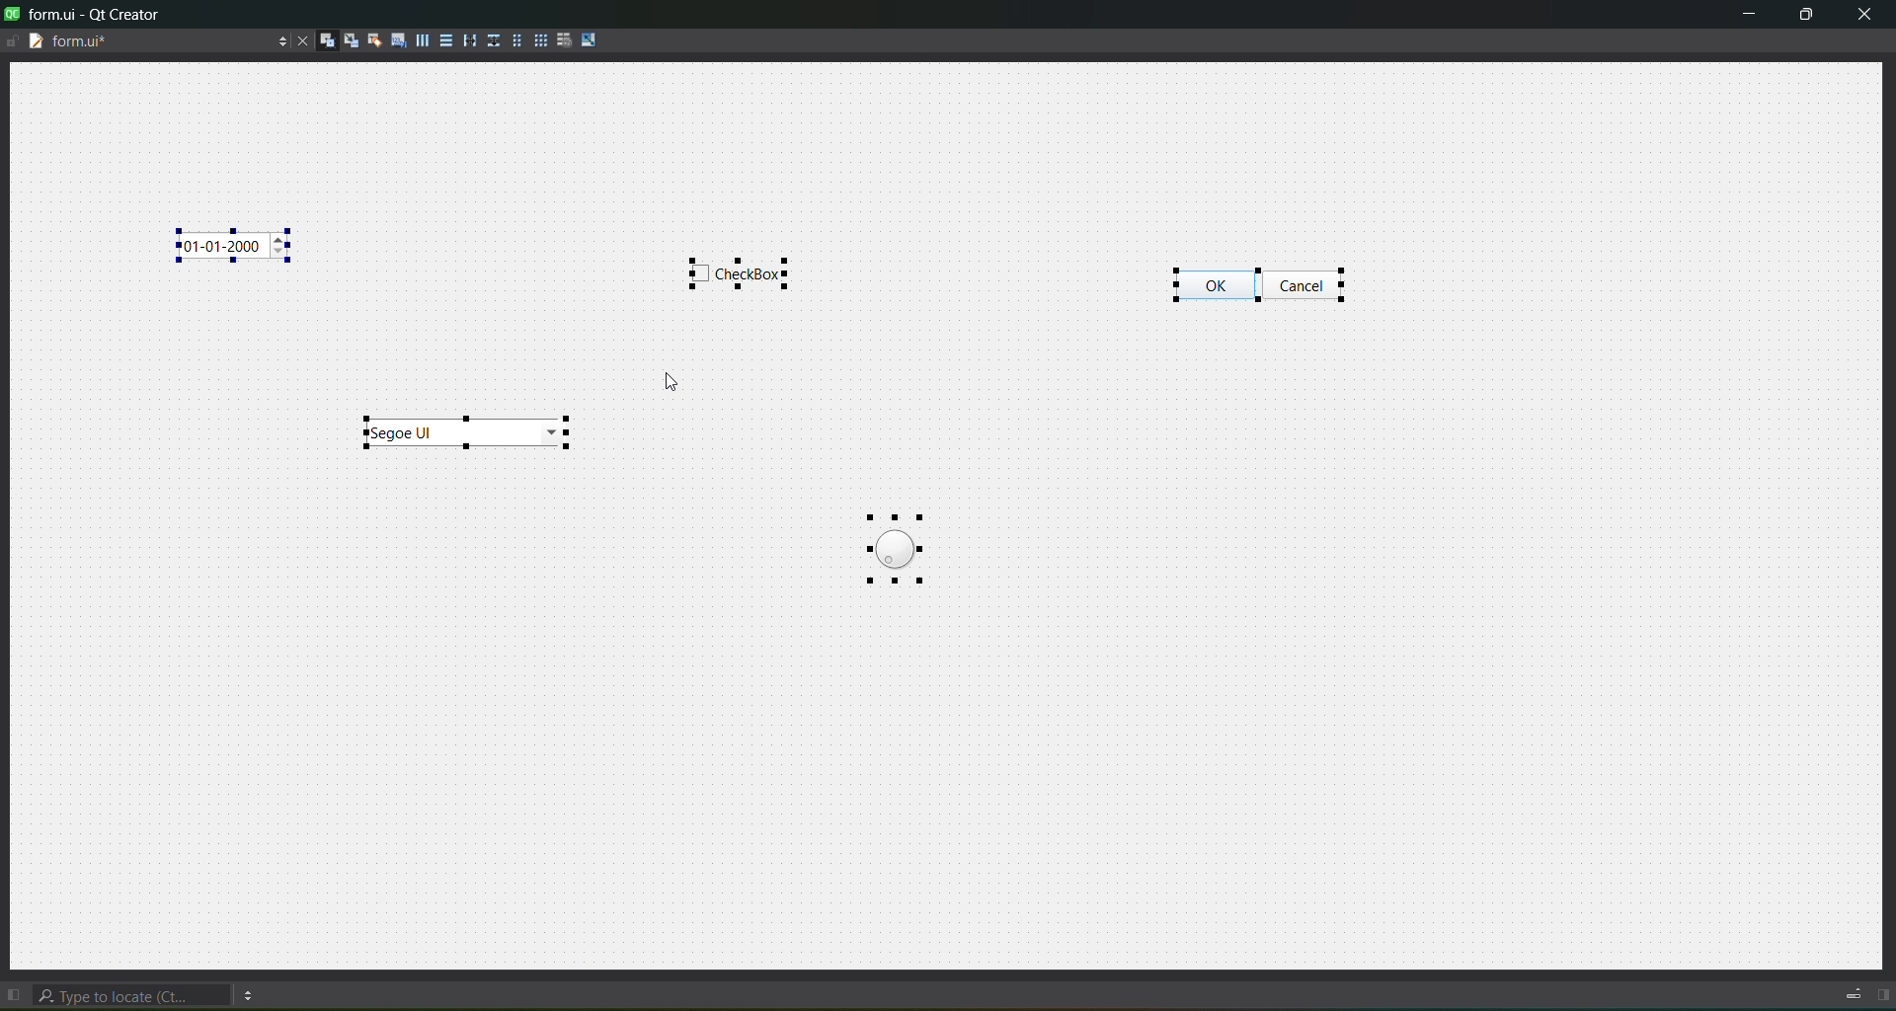  I want to click on Title, so click(87, 14).